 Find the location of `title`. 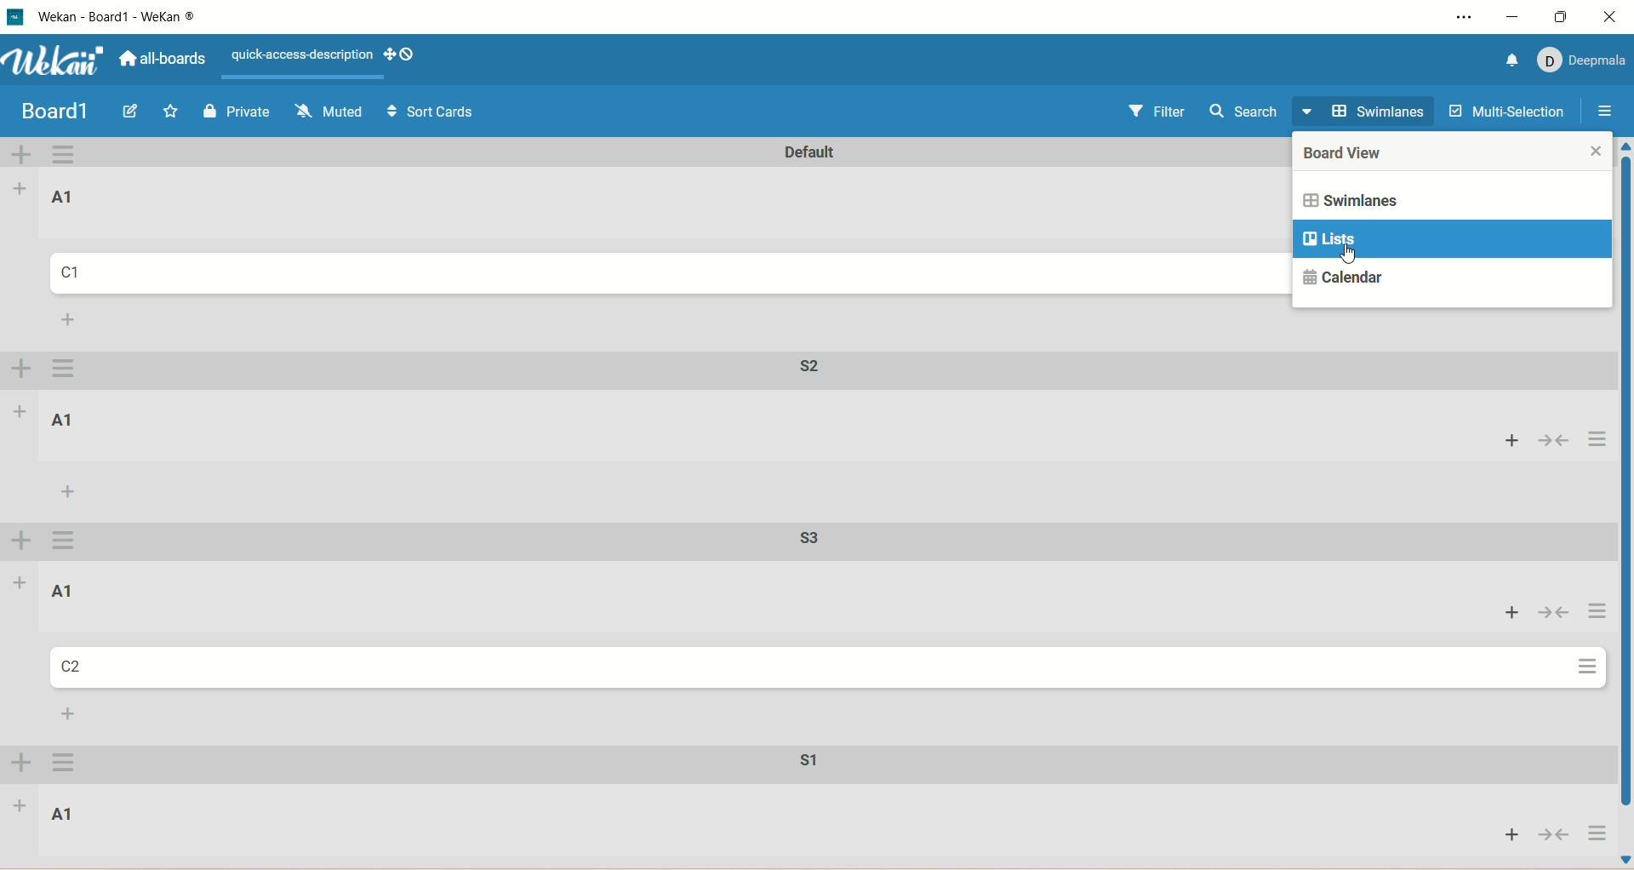

title is located at coordinates (140, 16).